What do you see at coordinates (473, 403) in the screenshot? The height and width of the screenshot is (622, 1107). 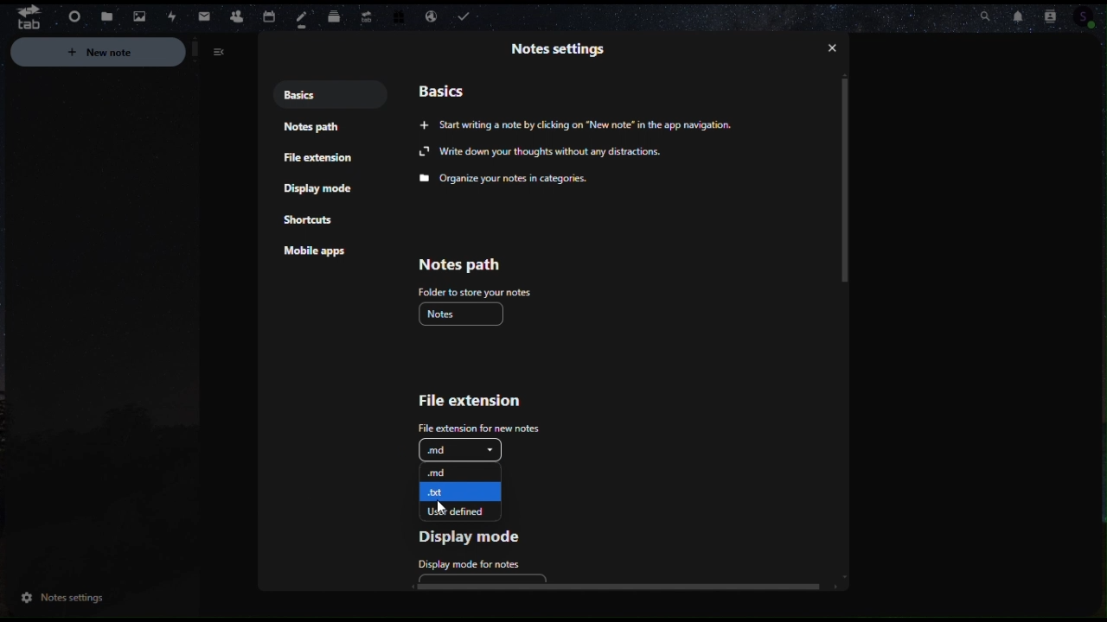 I see `File extension` at bounding box center [473, 403].